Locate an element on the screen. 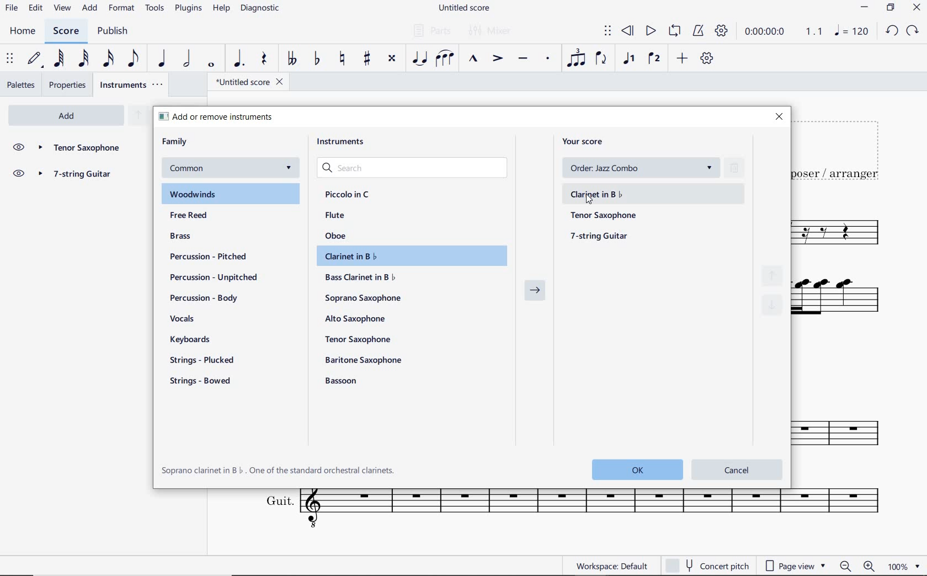  vocals is located at coordinates (183, 319).